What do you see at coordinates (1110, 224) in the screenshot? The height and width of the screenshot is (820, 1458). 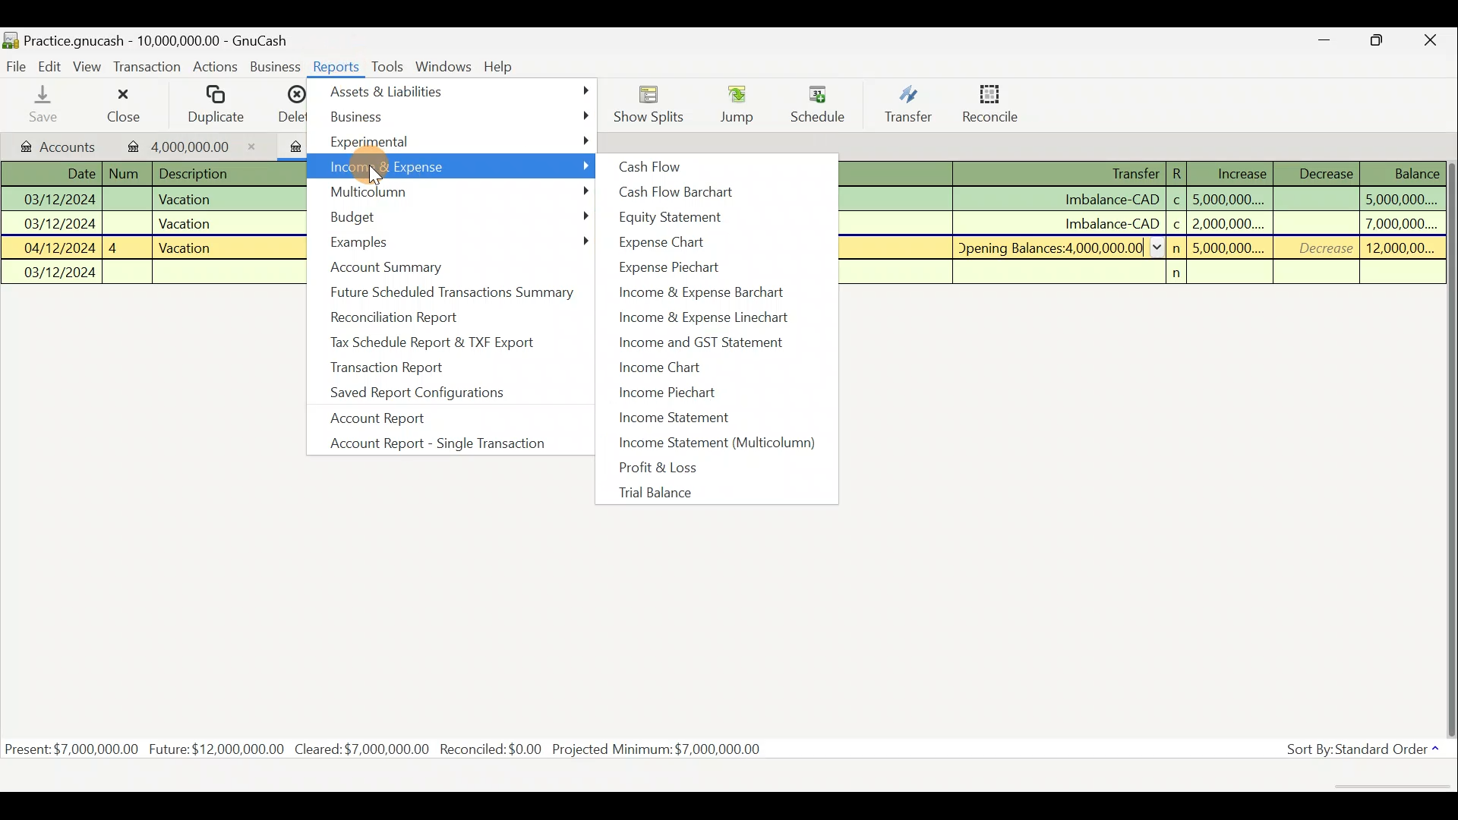 I see `Imbalance-CAD` at bounding box center [1110, 224].